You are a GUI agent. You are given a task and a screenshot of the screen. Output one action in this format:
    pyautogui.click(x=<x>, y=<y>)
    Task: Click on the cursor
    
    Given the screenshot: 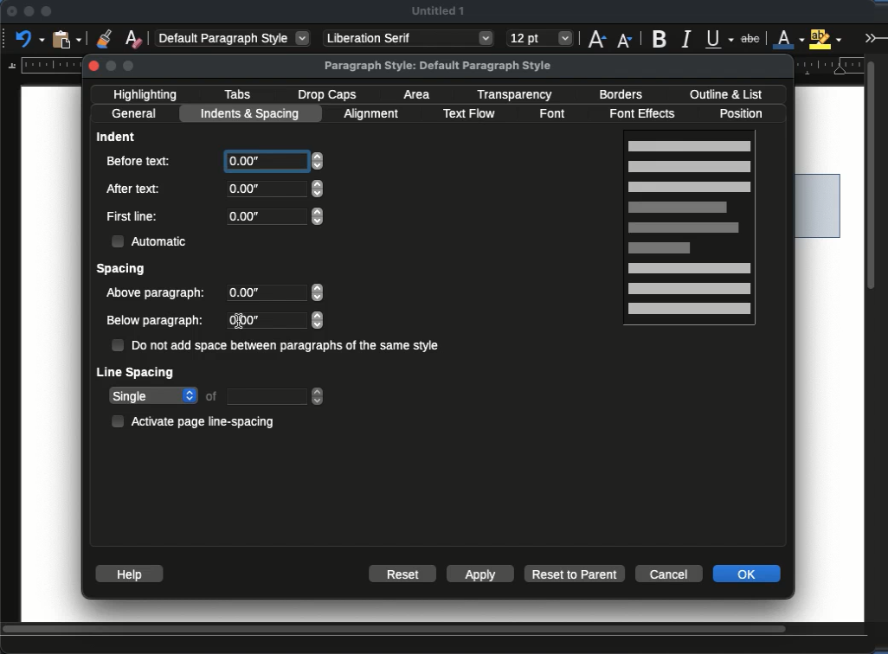 What is the action you would take?
    pyautogui.click(x=241, y=321)
    